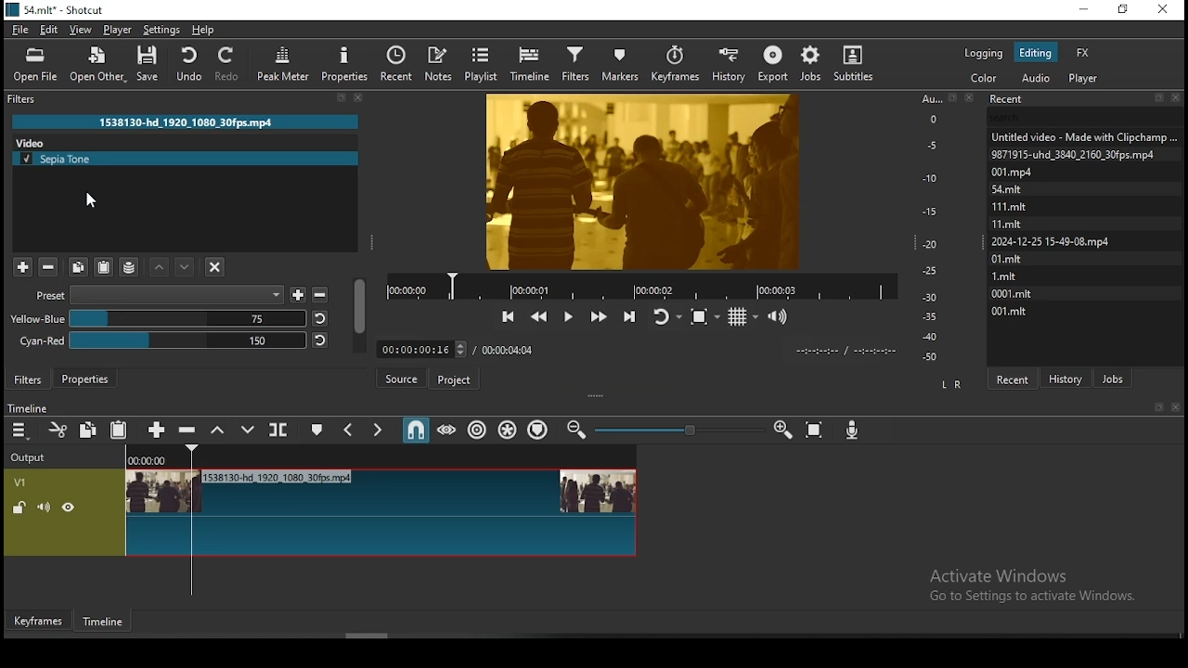 Image resolution: width=1188 pixels, height=668 pixels. I want to click on search, so click(149, 141).